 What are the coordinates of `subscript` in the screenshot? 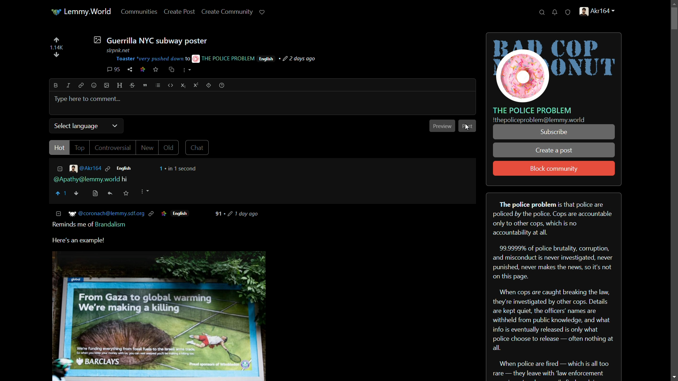 It's located at (184, 85).